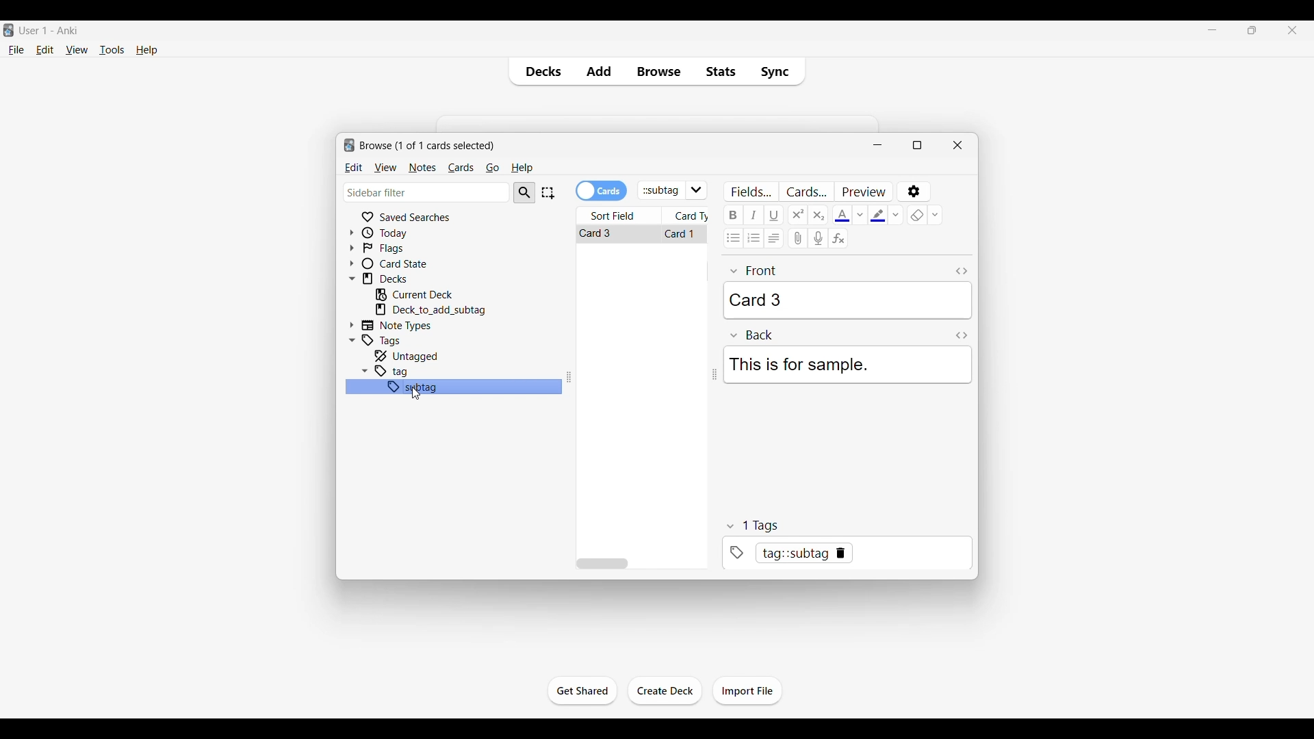  Describe the element at coordinates (112, 50) in the screenshot. I see `Tools menu` at that location.